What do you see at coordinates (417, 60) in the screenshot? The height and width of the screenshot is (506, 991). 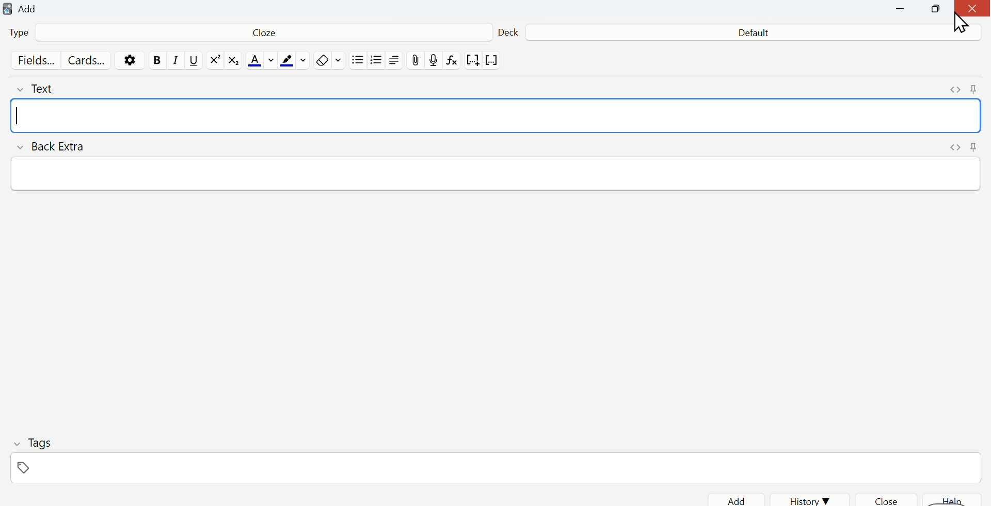 I see `Attach` at bounding box center [417, 60].